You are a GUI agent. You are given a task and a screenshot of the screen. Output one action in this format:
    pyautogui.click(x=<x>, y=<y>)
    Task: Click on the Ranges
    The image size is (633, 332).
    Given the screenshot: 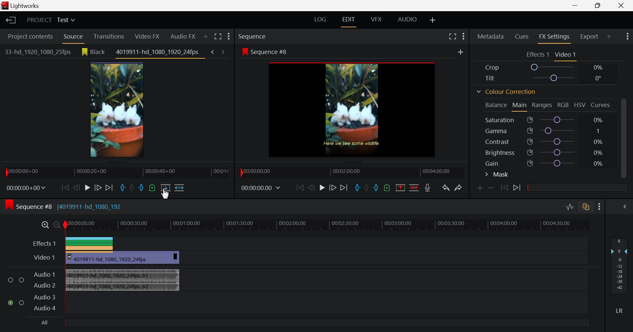 What is the action you would take?
    pyautogui.click(x=543, y=105)
    